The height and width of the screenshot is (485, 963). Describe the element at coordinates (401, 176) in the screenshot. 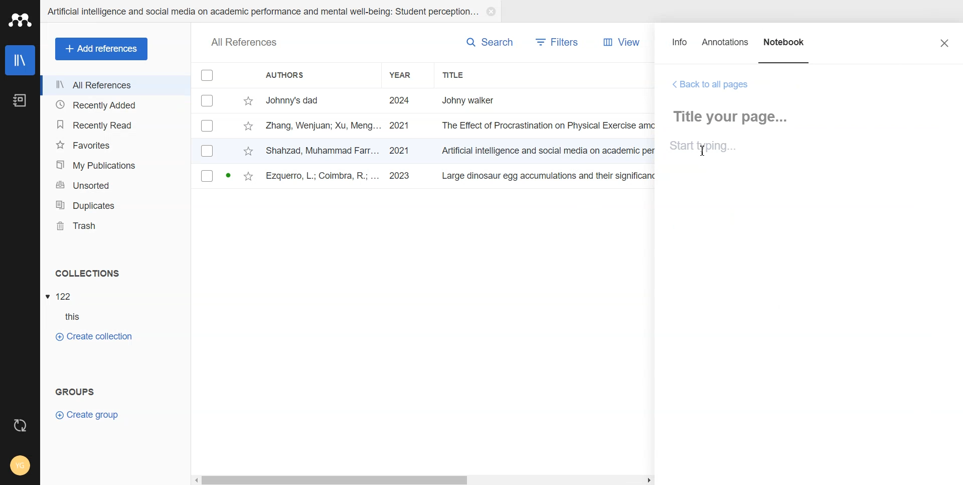

I see `2023` at that location.